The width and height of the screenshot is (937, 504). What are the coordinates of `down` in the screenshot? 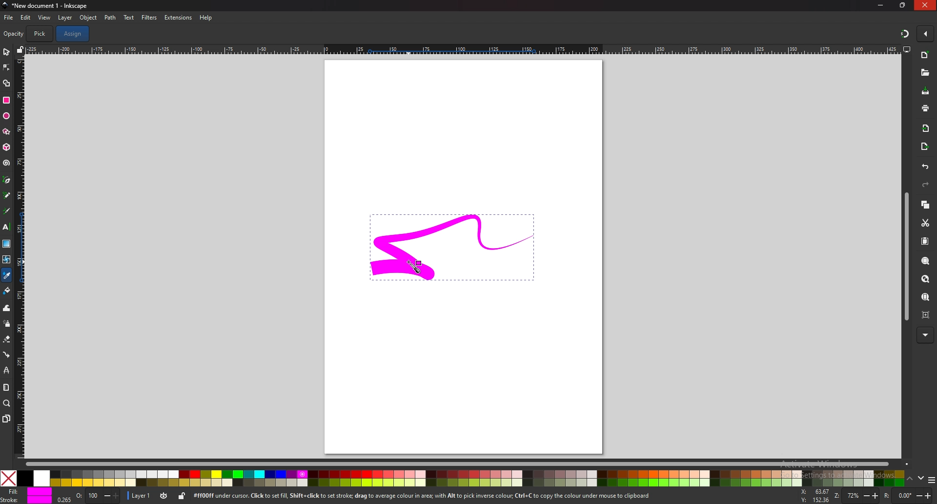 It's located at (921, 478).